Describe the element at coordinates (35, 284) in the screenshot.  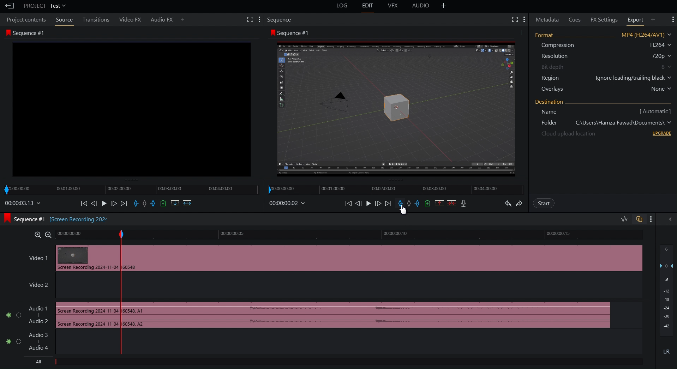
I see `Video 2` at that location.